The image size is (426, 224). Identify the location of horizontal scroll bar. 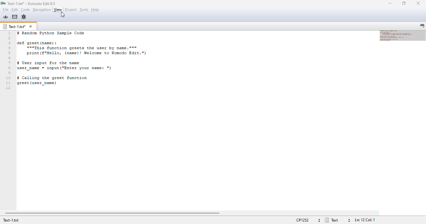
(112, 213).